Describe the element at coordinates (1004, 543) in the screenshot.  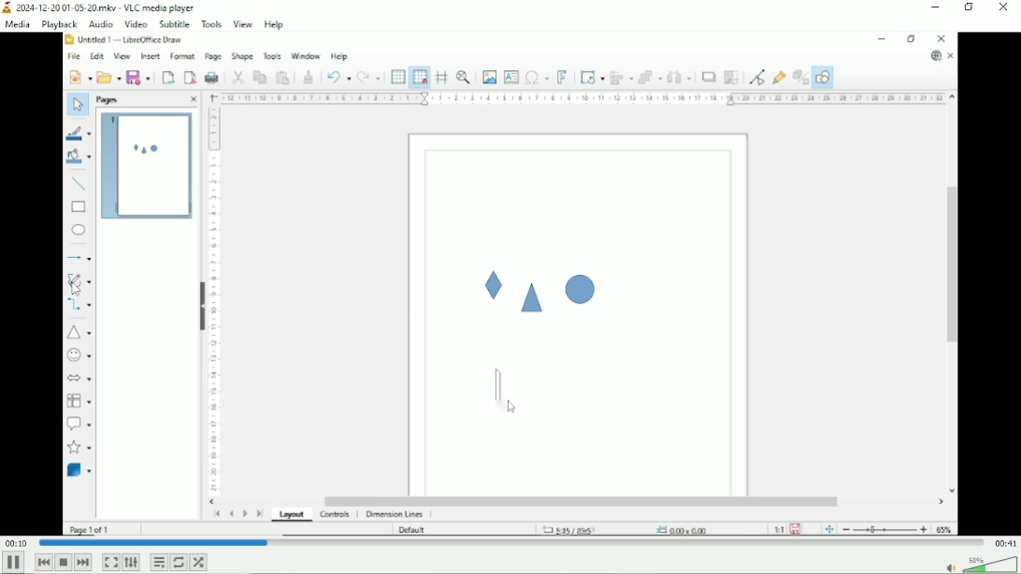
I see `Total duration` at that location.